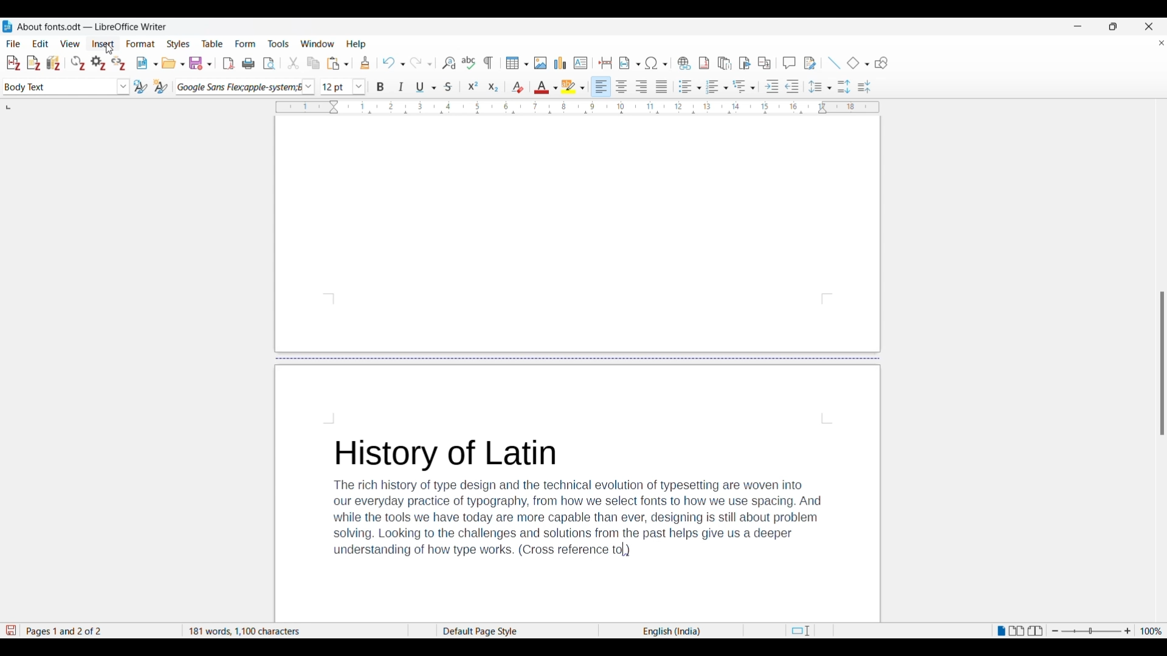 The height and width of the screenshot is (656, 1167). I want to click on Update selected style, so click(140, 86).